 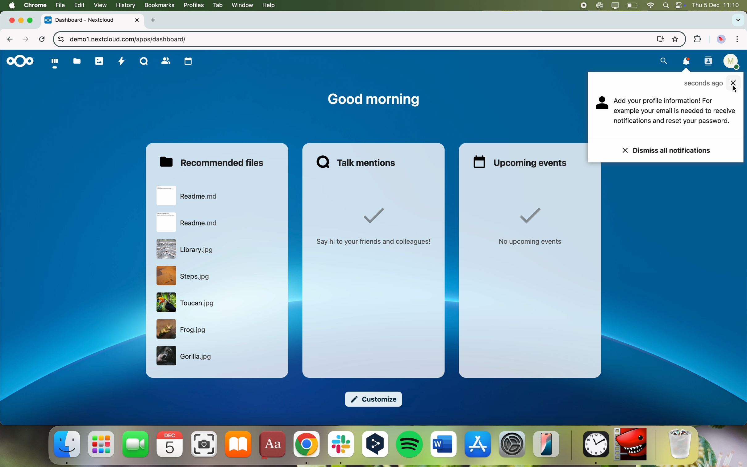 What do you see at coordinates (478, 445) in the screenshot?
I see `AppStore` at bounding box center [478, 445].